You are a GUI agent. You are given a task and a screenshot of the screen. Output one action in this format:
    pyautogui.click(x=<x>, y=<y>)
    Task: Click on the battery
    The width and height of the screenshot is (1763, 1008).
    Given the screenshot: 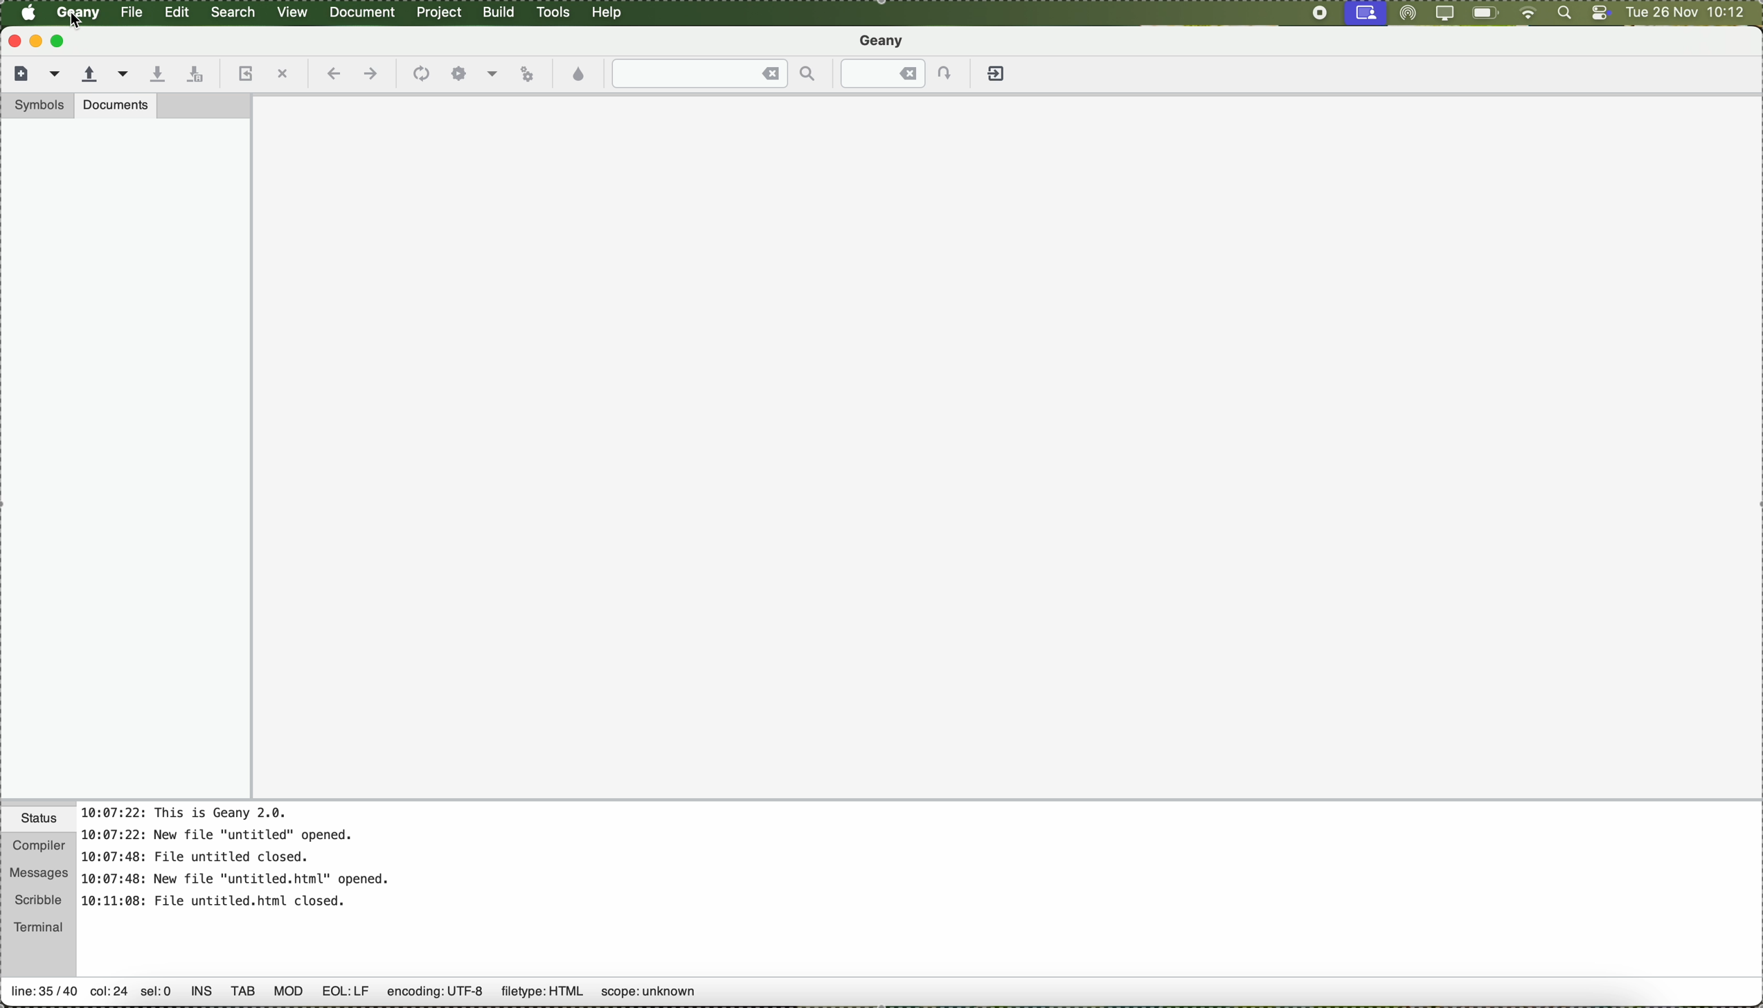 What is the action you would take?
    pyautogui.click(x=1485, y=13)
    